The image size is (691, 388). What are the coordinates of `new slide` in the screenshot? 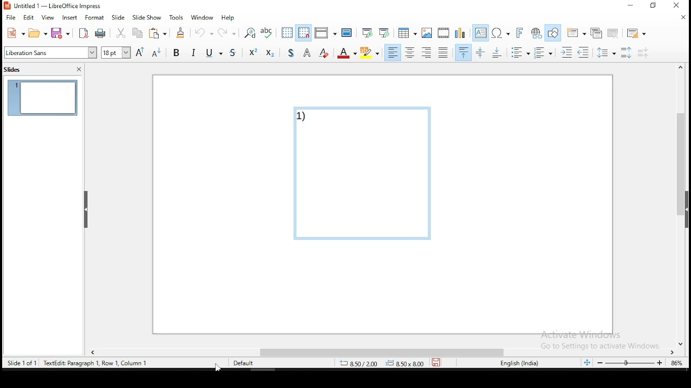 It's located at (575, 32).